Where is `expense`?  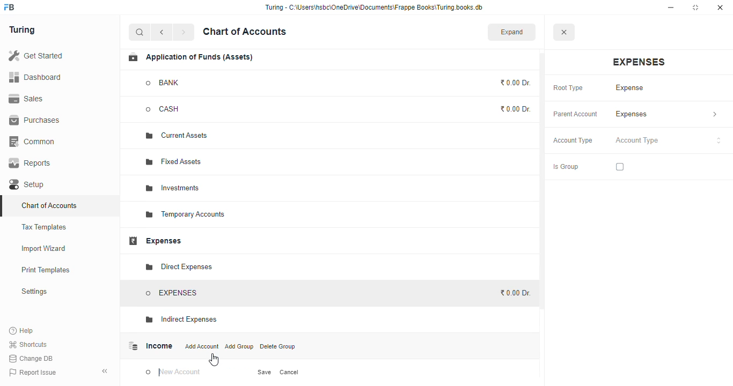 expense is located at coordinates (630, 88).